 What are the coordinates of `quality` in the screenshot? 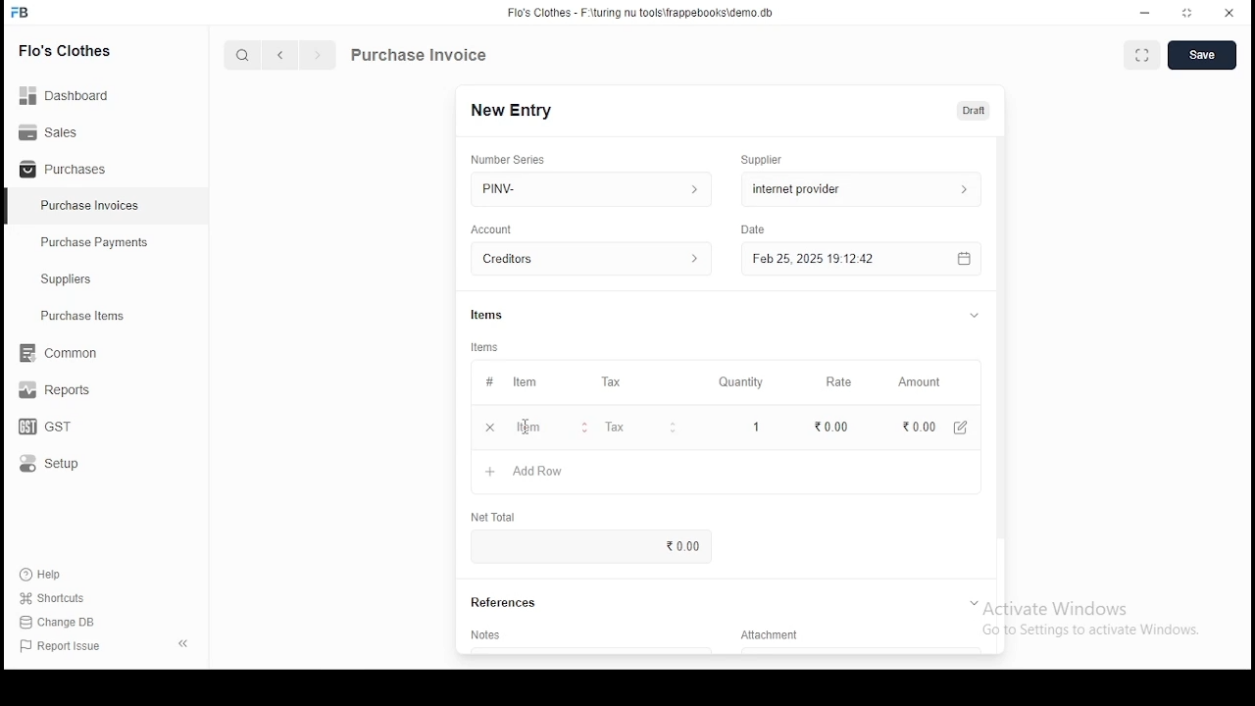 It's located at (741, 382).